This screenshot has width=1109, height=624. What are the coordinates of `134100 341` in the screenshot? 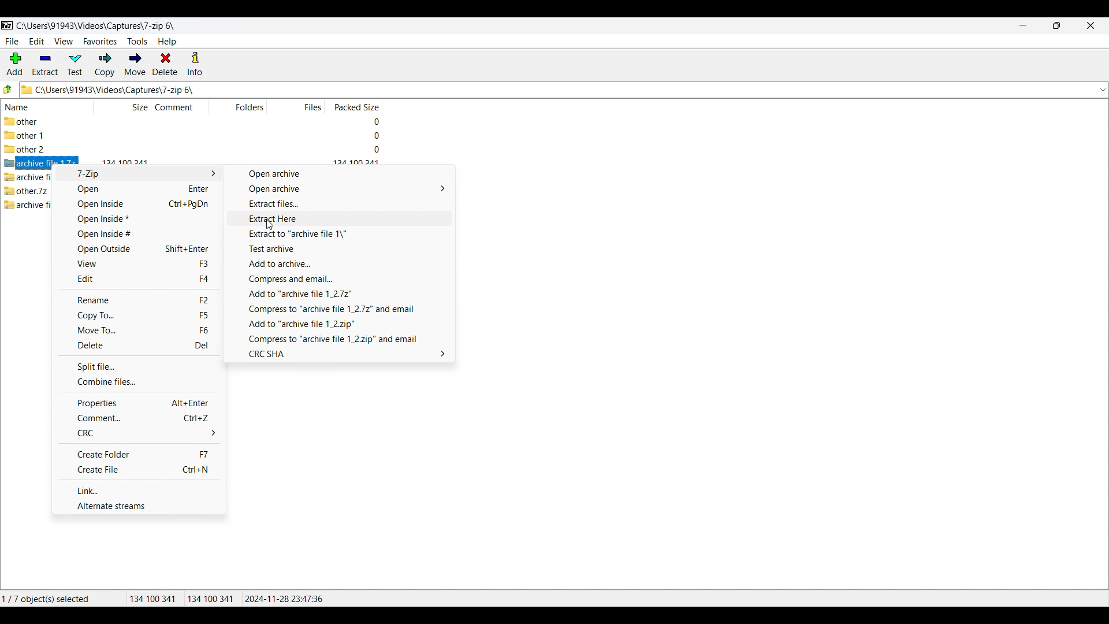 It's located at (210, 599).